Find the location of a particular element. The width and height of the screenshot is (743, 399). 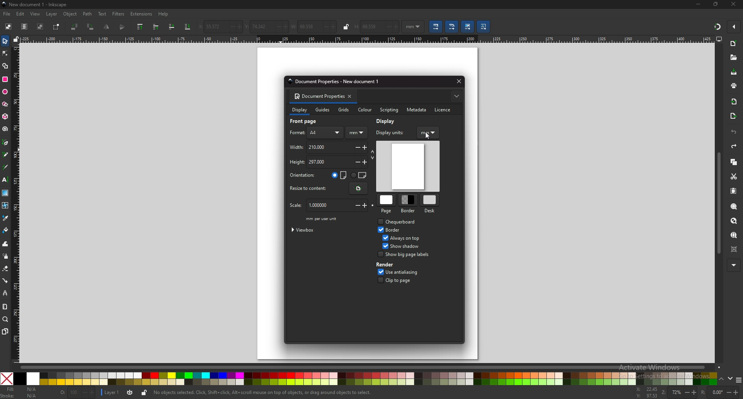

selector is located at coordinates (5, 41).